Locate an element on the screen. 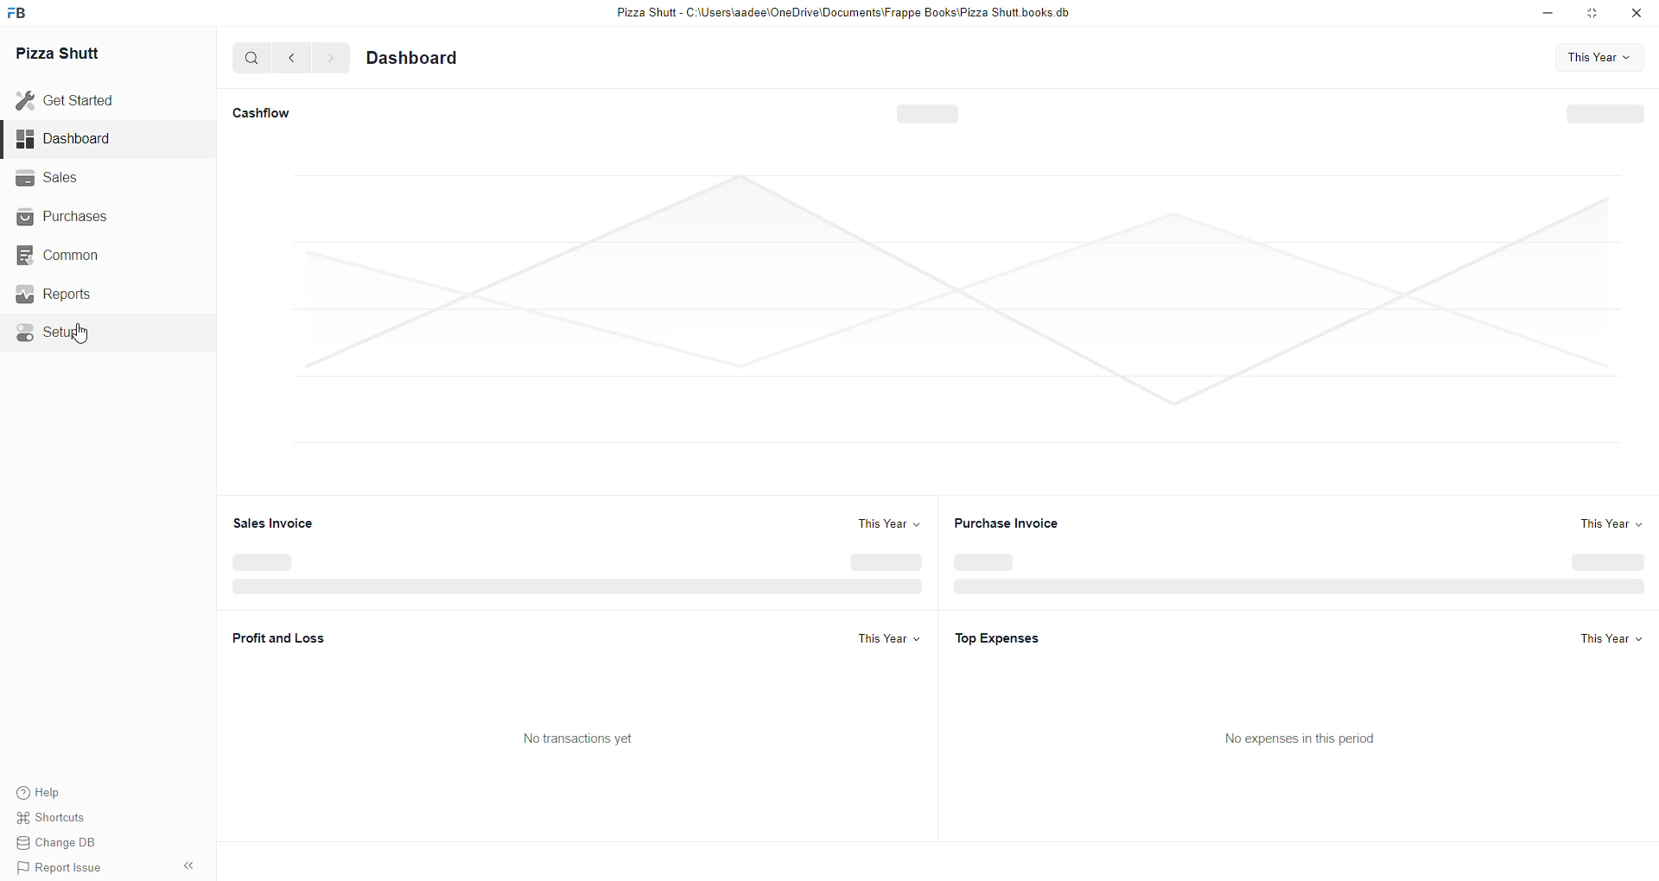 This screenshot has height=881, width=1659. No Transactions Yet is located at coordinates (585, 741).